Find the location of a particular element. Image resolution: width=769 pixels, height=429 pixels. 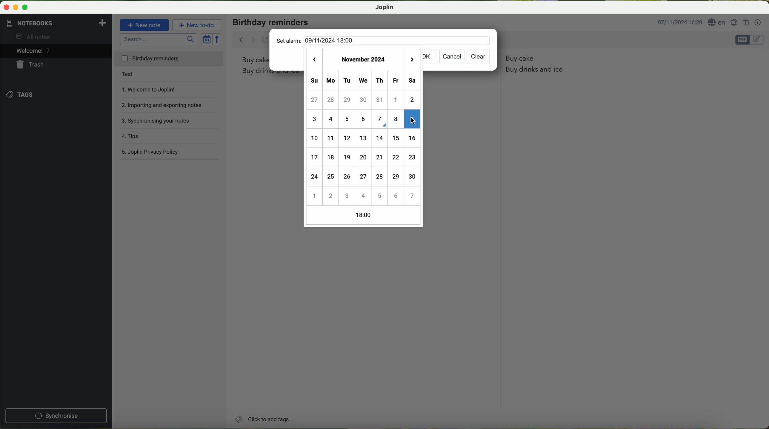

new note button is located at coordinates (144, 25).